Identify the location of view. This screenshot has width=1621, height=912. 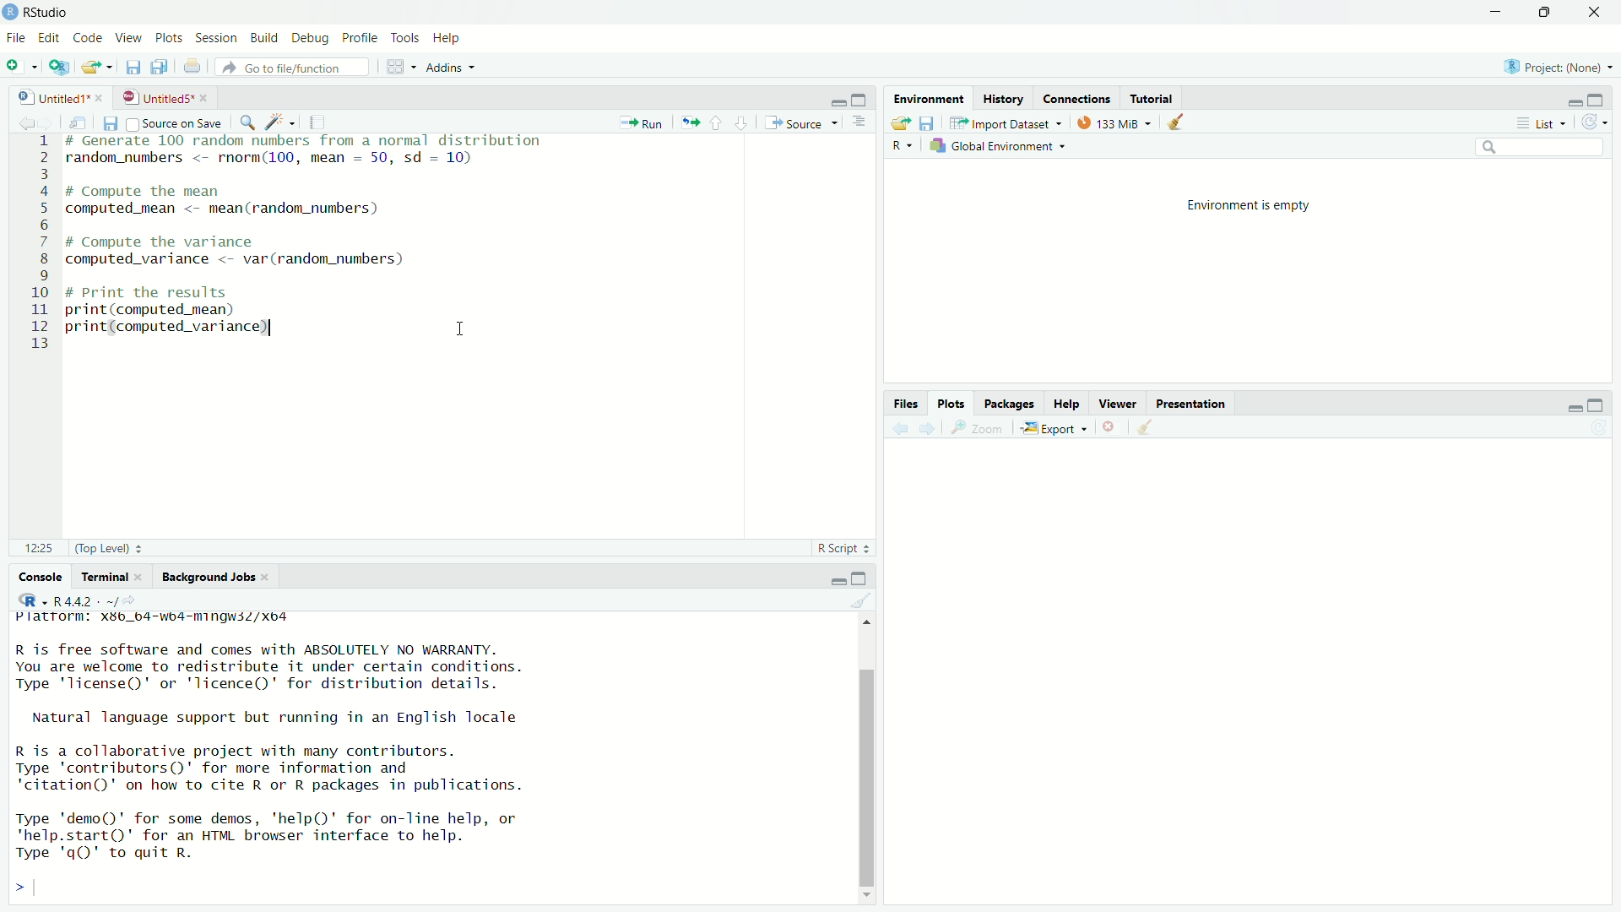
(131, 39).